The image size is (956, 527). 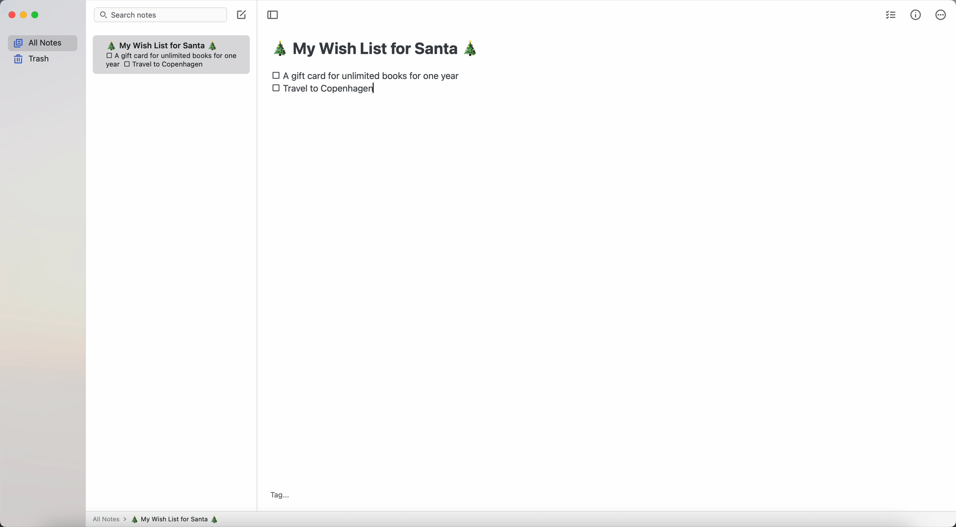 I want to click on Tag..., so click(x=280, y=497).